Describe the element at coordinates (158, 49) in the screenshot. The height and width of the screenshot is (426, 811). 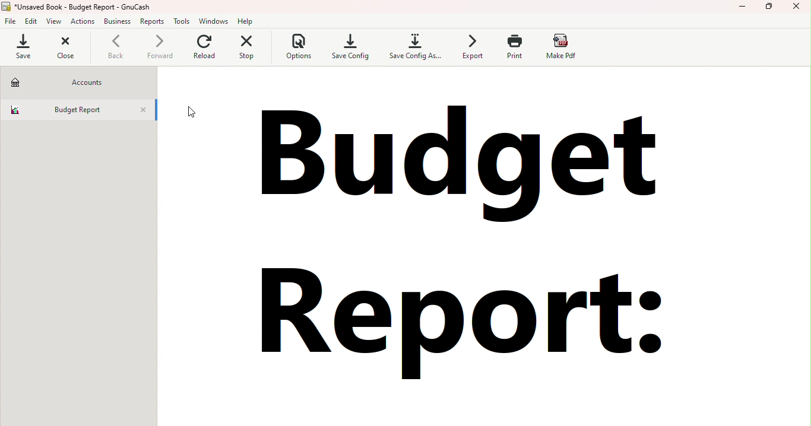
I see `Forward` at that location.